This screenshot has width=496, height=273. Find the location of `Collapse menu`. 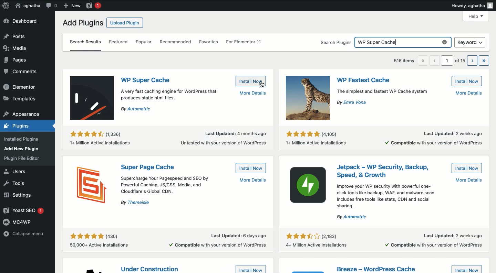

Collapse menu is located at coordinates (24, 233).